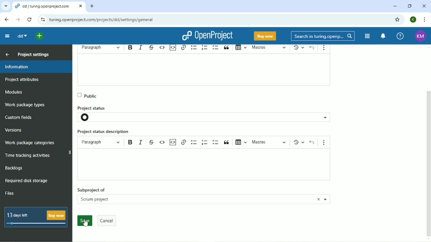 Image resolution: width=431 pixels, height=242 pixels. I want to click on Italic, so click(141, 48).